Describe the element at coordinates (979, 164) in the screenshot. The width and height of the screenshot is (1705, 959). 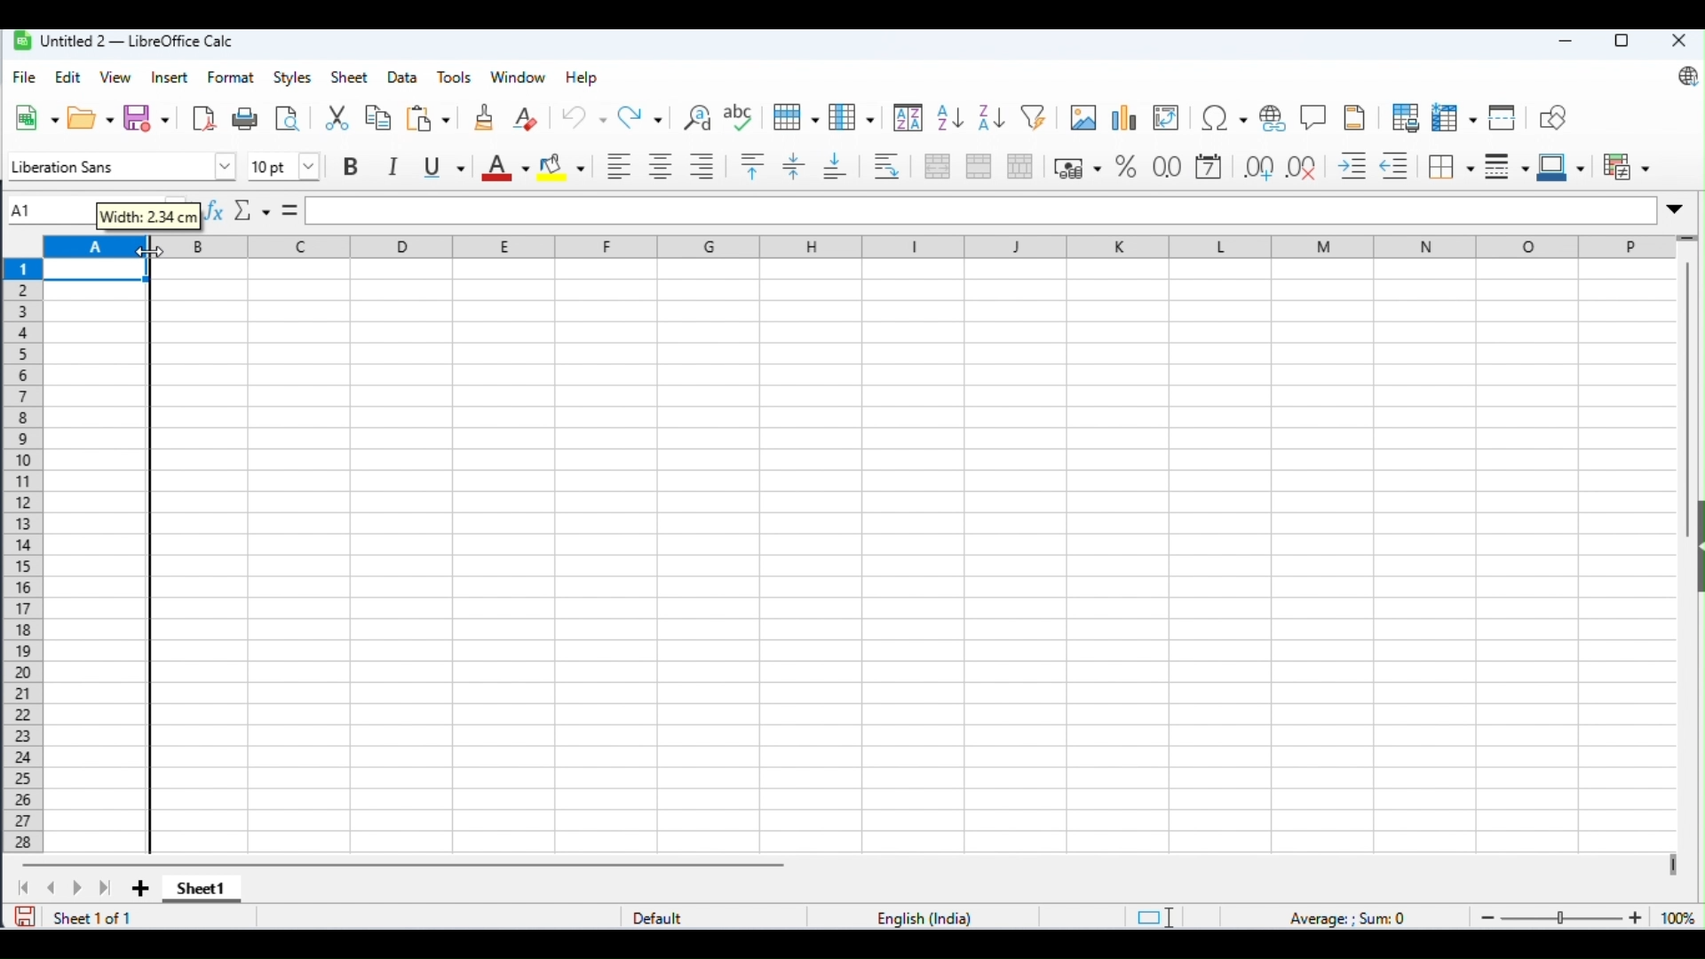
I see `merge cells` at that location.